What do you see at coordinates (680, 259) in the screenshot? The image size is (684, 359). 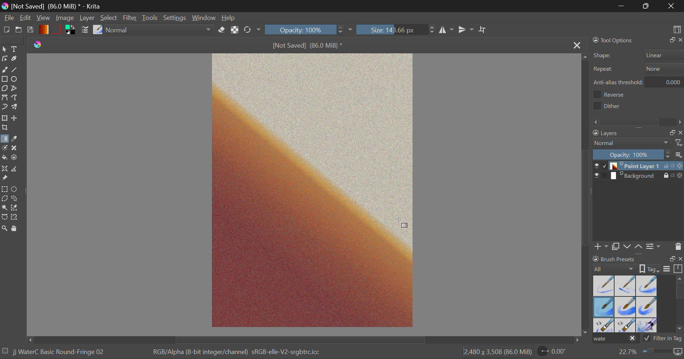 I see `close` at bounding box center [680, 259].